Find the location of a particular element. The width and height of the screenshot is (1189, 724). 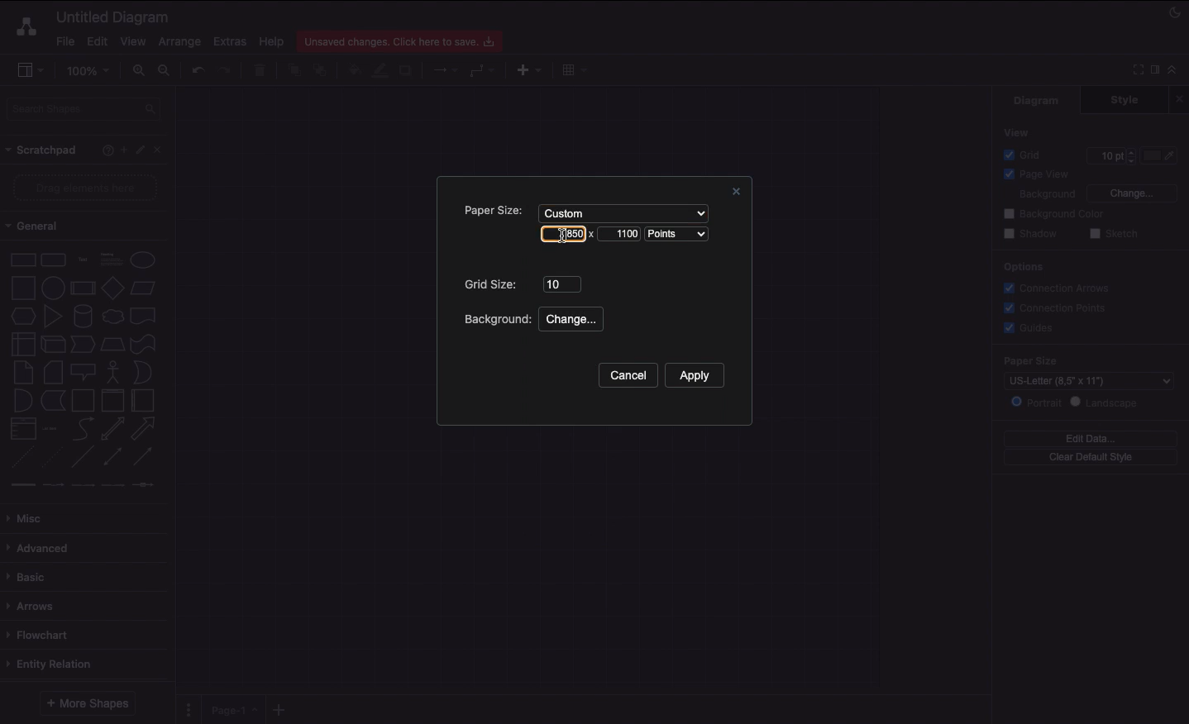

Note is located at coordinates (21, 373).